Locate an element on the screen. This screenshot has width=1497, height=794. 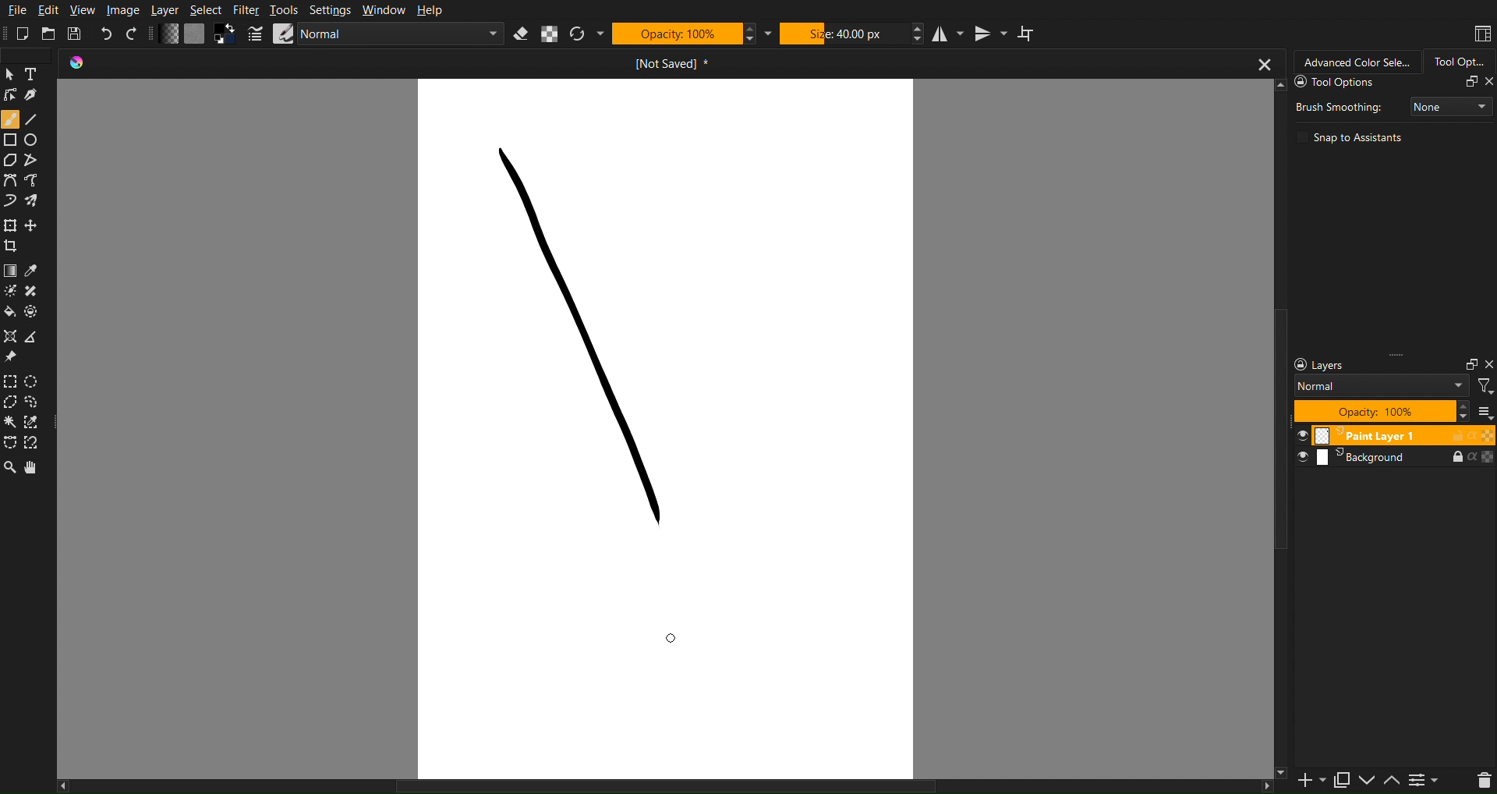
Color Picker is located at coordinates (37, 271).